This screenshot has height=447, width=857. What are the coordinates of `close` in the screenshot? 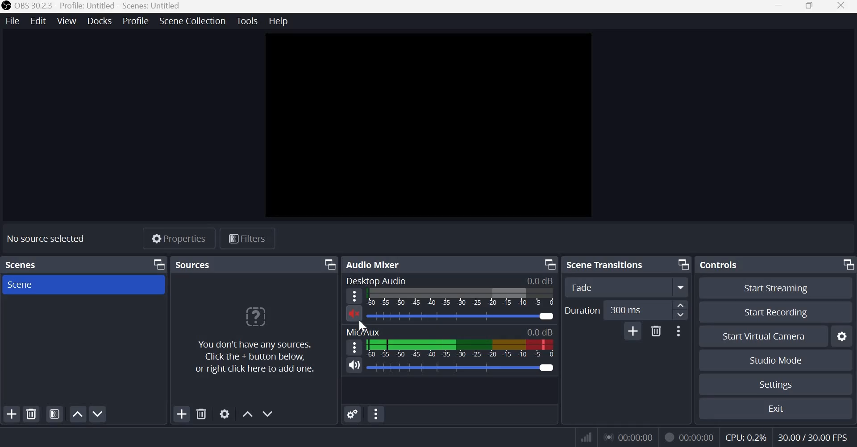 It's located at (841, 7).